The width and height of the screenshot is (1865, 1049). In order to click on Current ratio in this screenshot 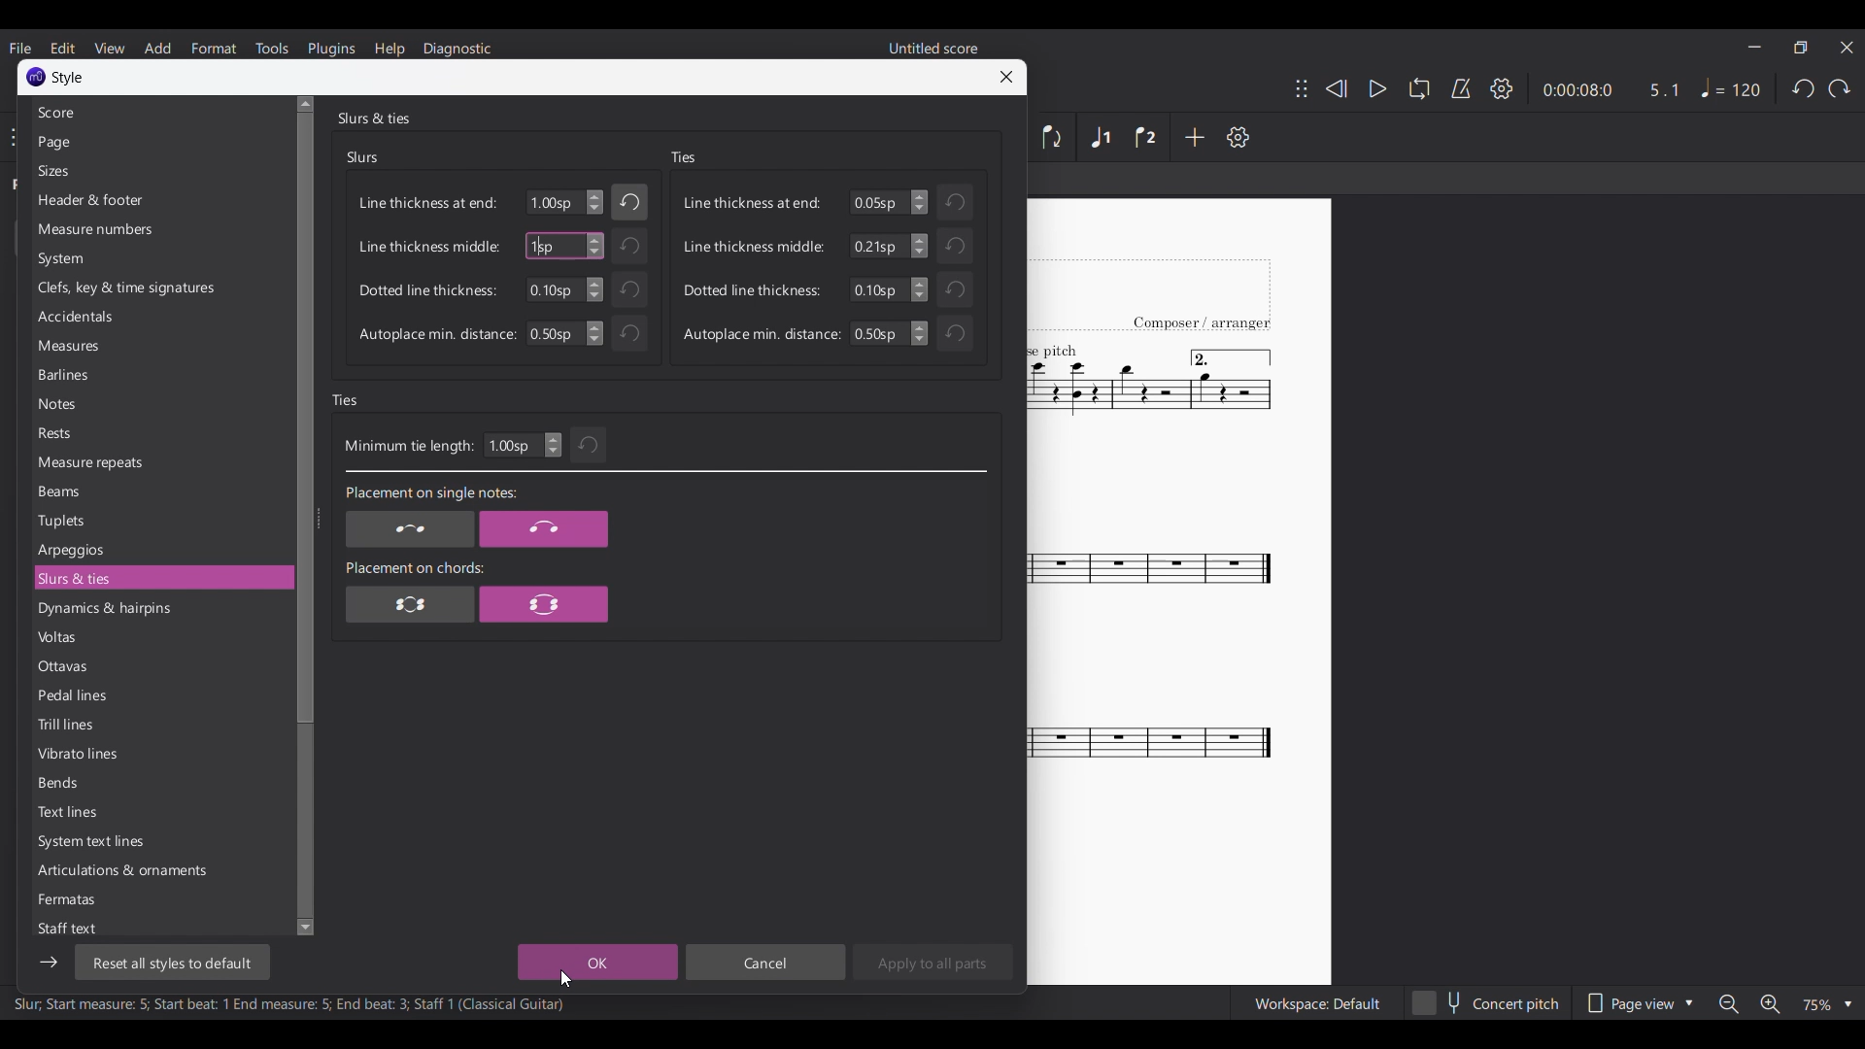, I will do `click(1664, 89)`.